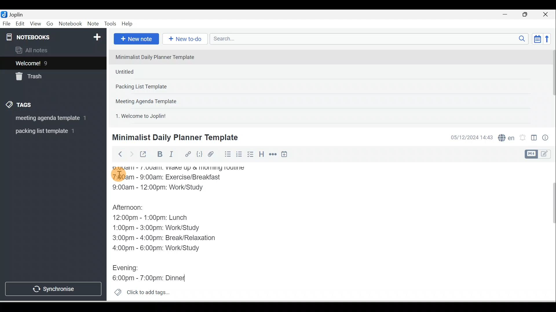 This screenshot has height=312, width=556. I want to click on Attach file, so click(212, 154).